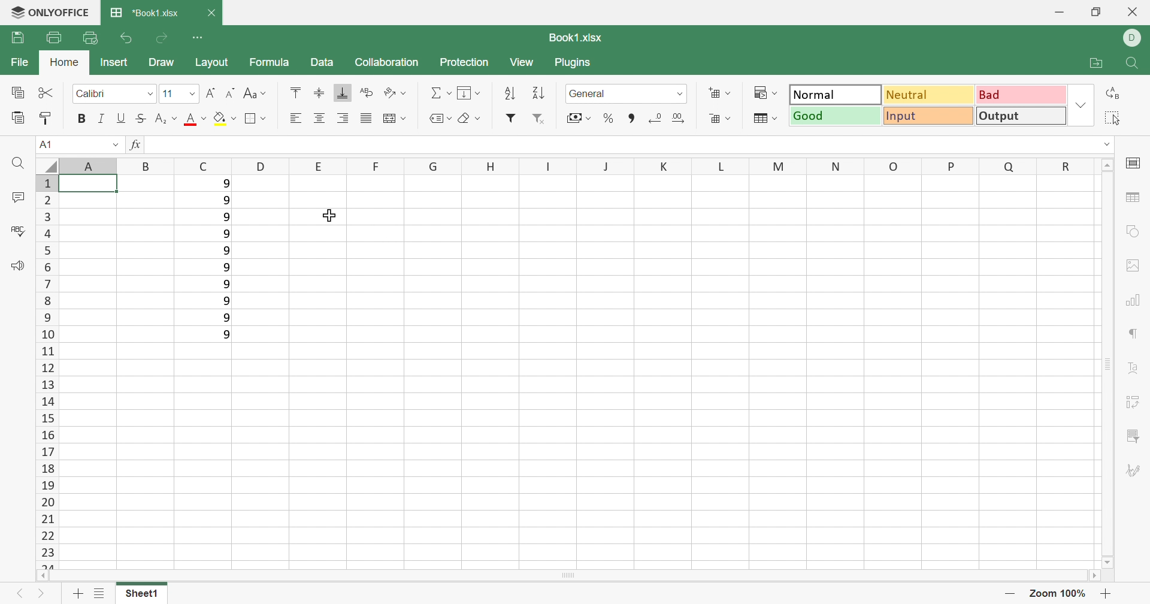  What do you see at coordinates (1012, 593) in the screenshot?
I see `Zoom out` at bounding box center [1012, 593].